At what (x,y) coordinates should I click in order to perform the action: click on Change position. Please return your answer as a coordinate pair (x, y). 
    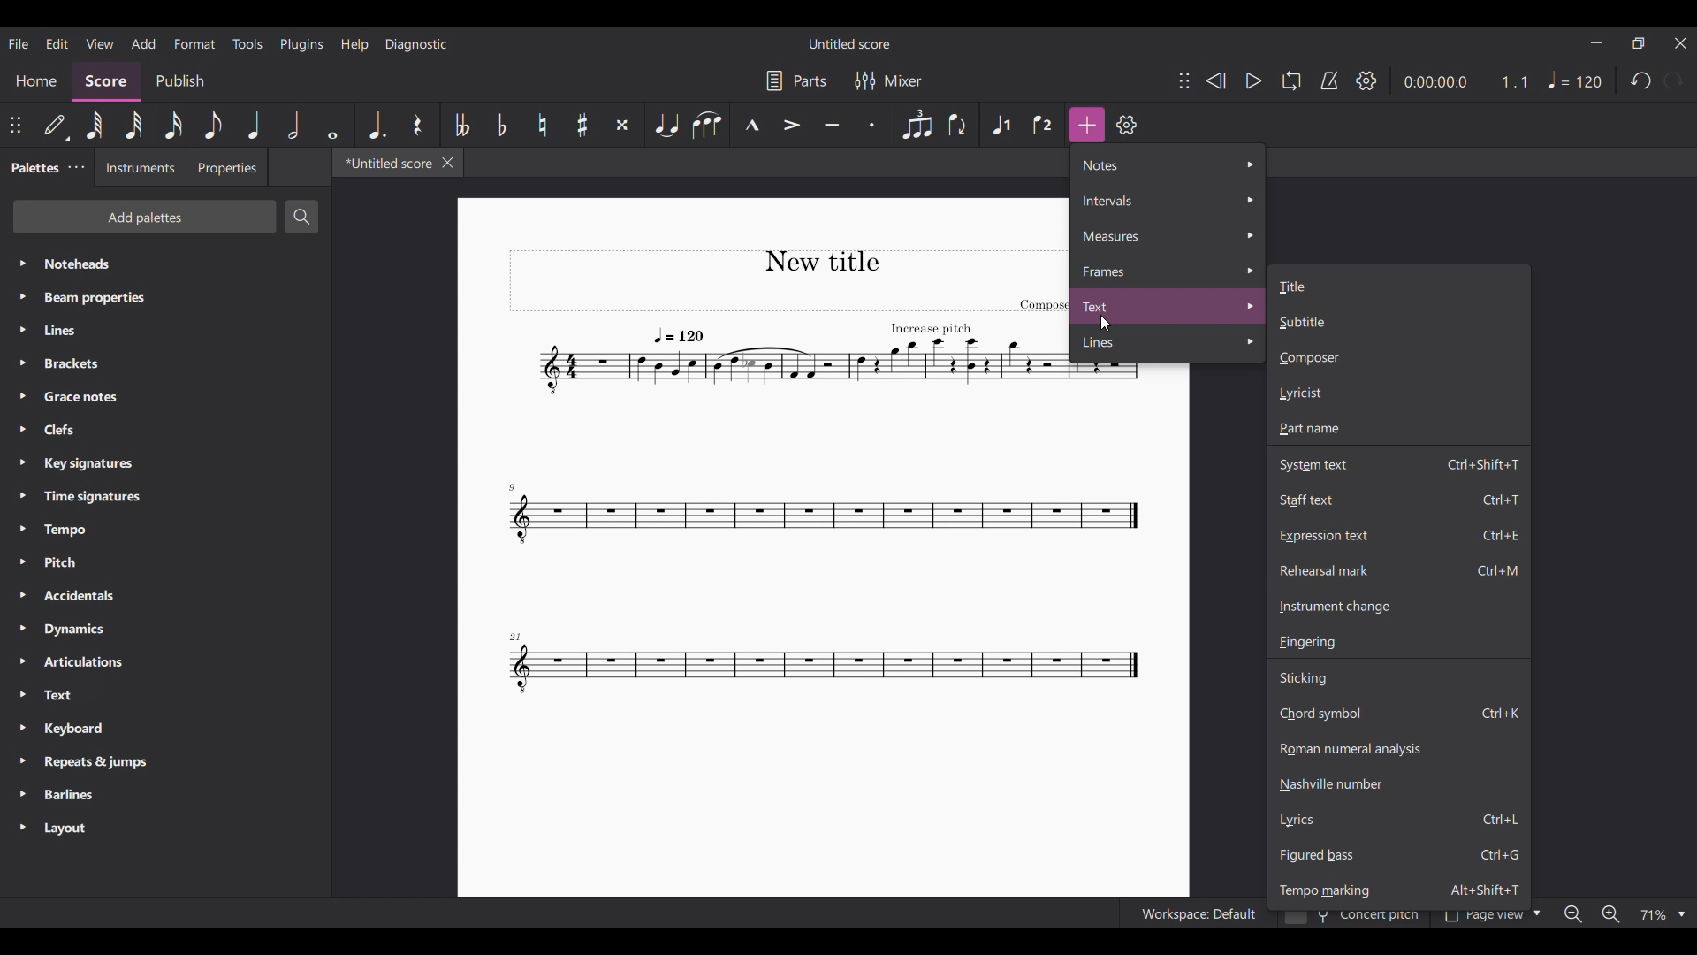
    Looking at the image, I should click on (15, 125).